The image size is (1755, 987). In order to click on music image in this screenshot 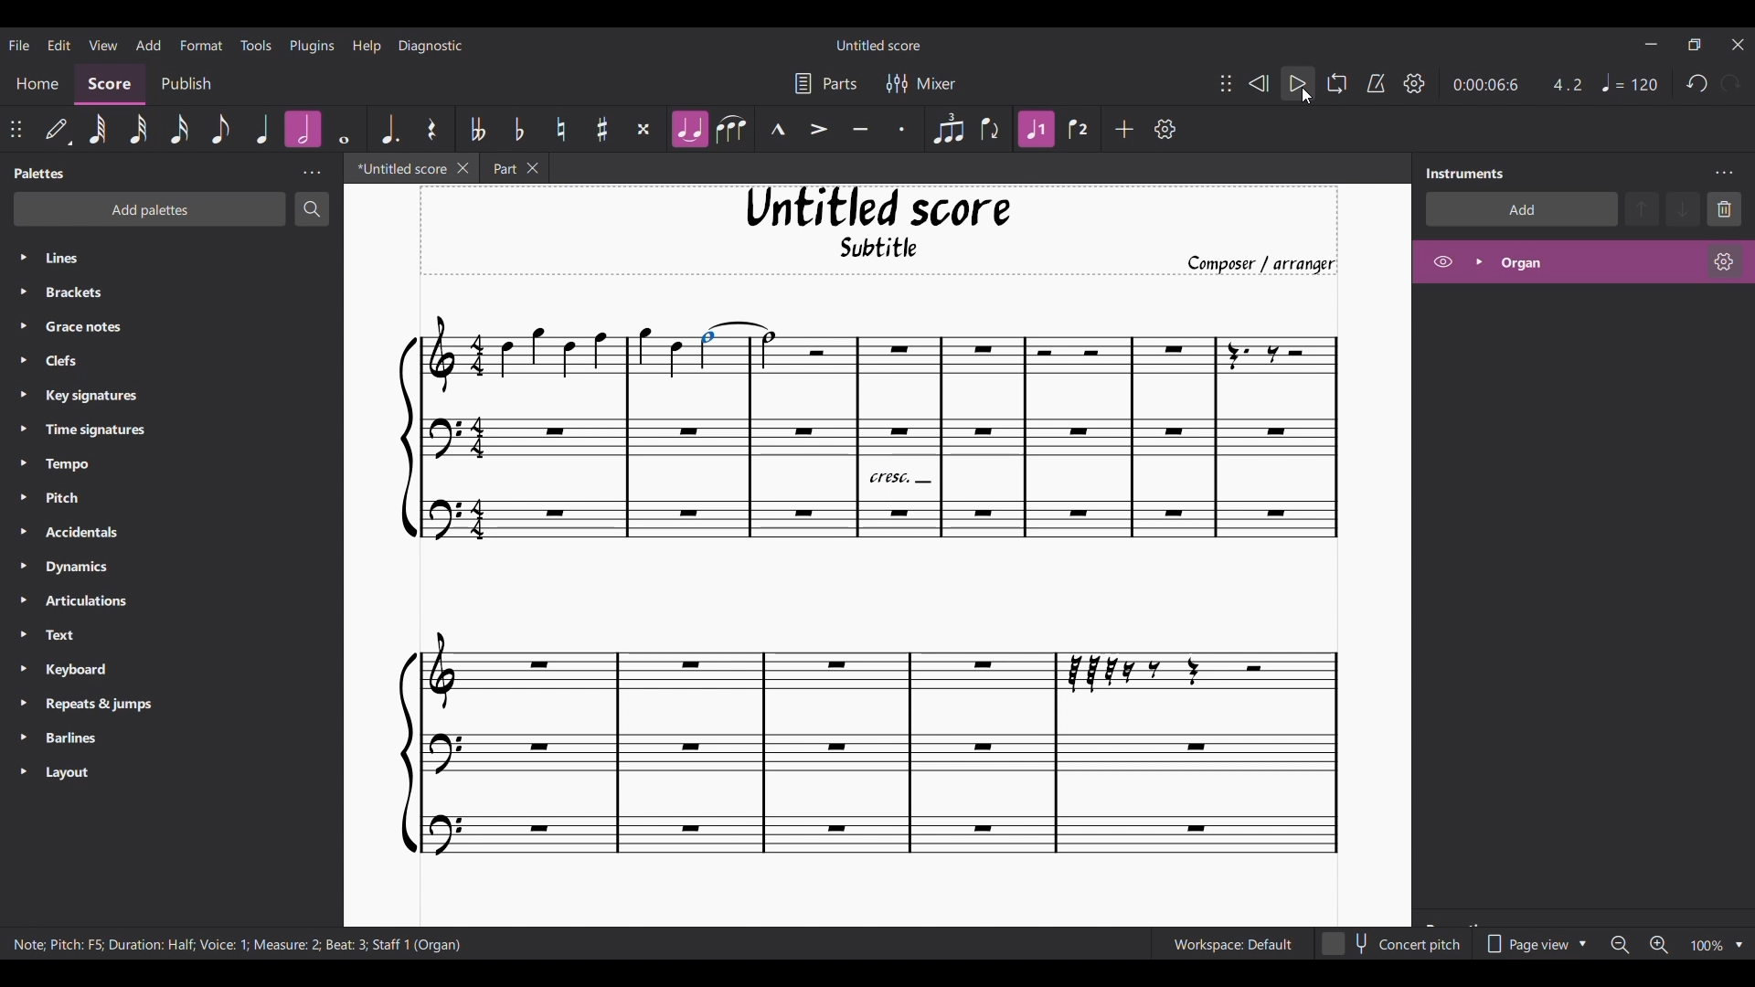, I will do `click(872, 593)`.